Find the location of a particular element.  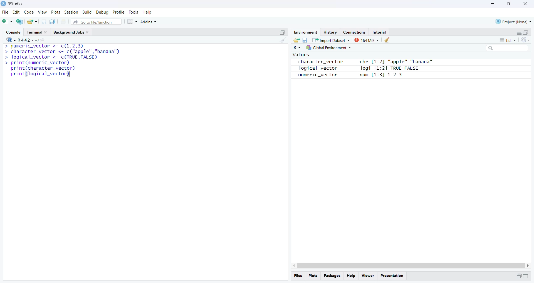

Project: (None) is located at coordinates (514, 21).